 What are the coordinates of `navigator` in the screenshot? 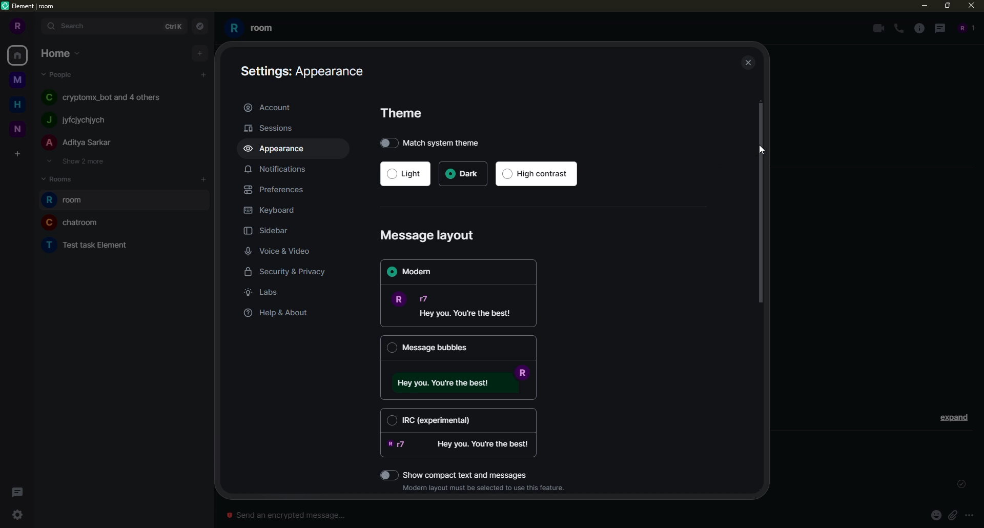 It's located at (199, 27).